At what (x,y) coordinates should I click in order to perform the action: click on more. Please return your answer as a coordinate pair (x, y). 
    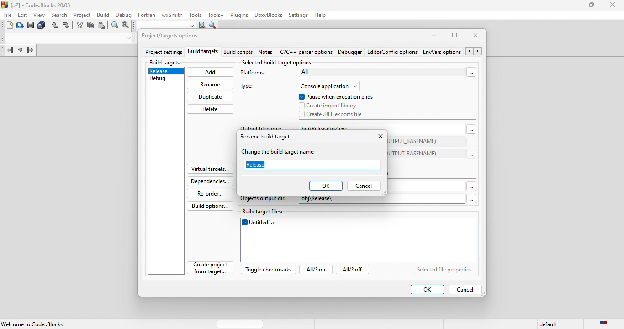
    Looking at the image, I should click on (471, 129).